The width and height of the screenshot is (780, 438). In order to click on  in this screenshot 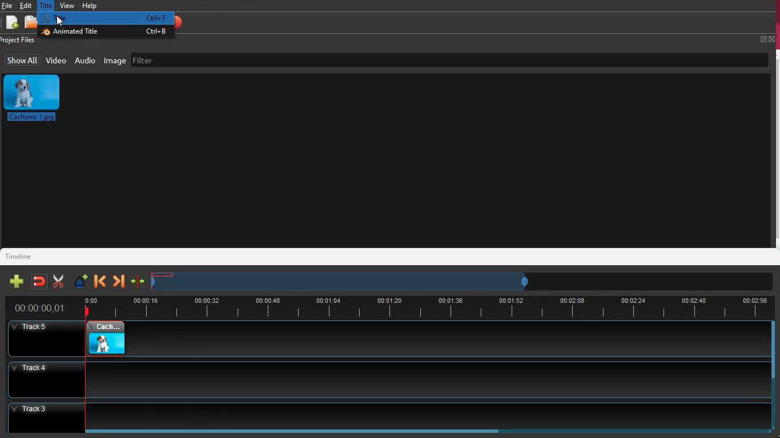, I will do `click(41, 309)`.